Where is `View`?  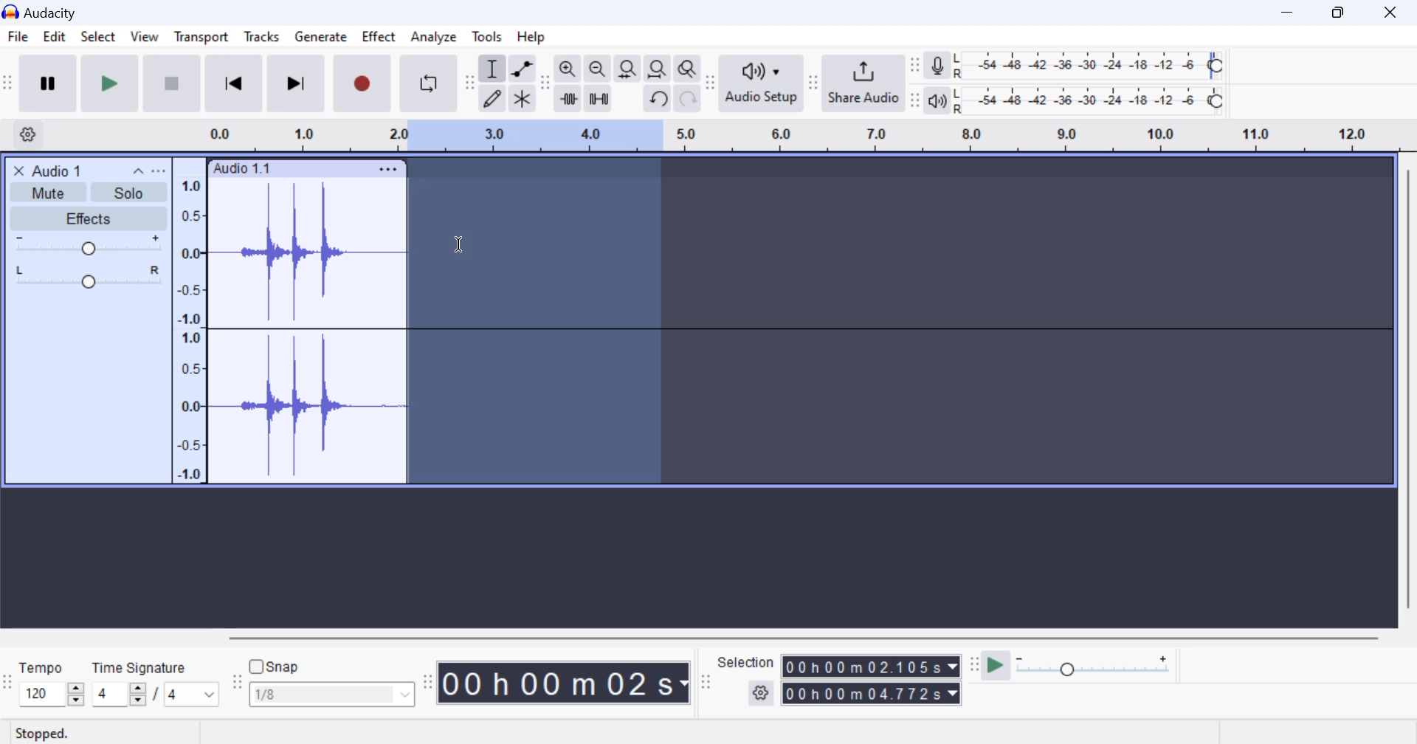
View is located at coordinates (143, 40).